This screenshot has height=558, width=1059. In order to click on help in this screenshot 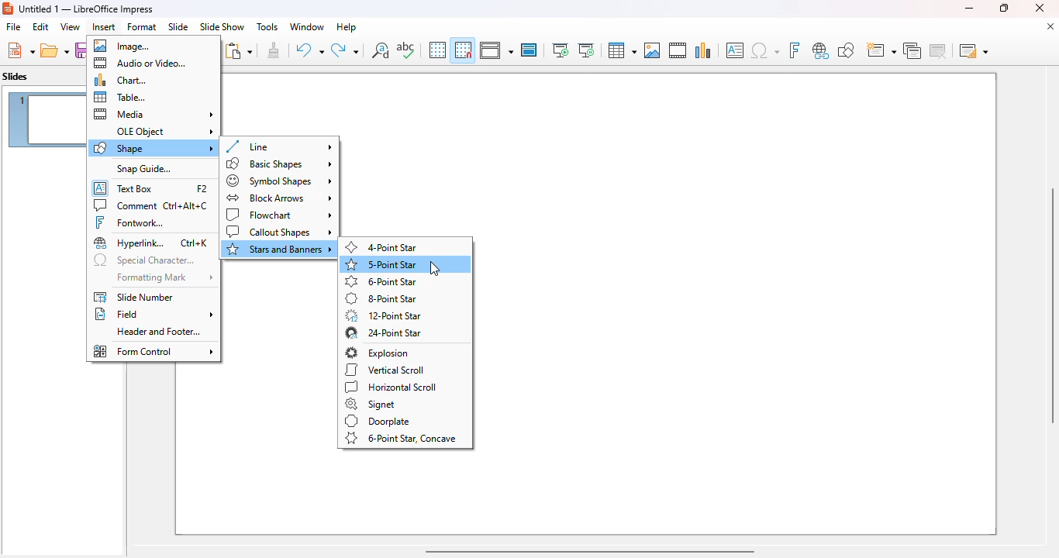, I will do `click(347, 26)`.